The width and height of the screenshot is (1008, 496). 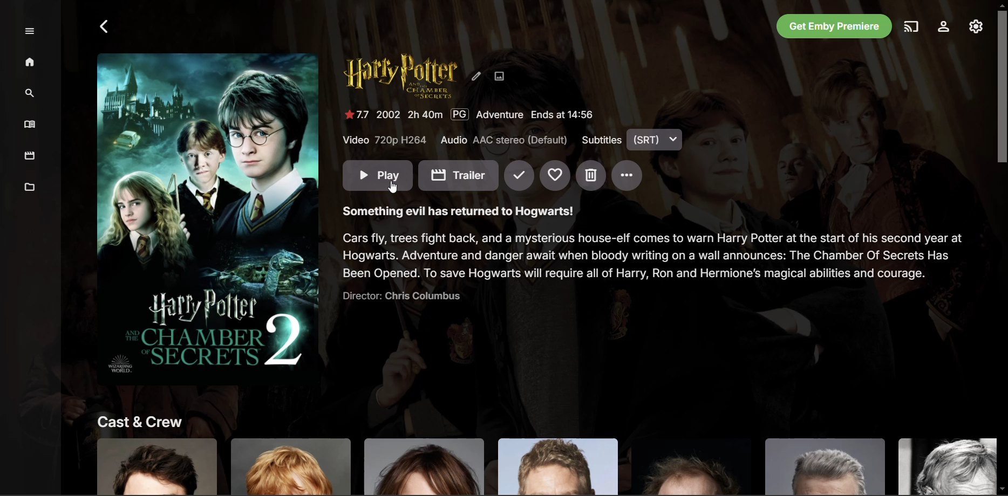 I want to click on Add to Favorites, so click(x=556, y=176).